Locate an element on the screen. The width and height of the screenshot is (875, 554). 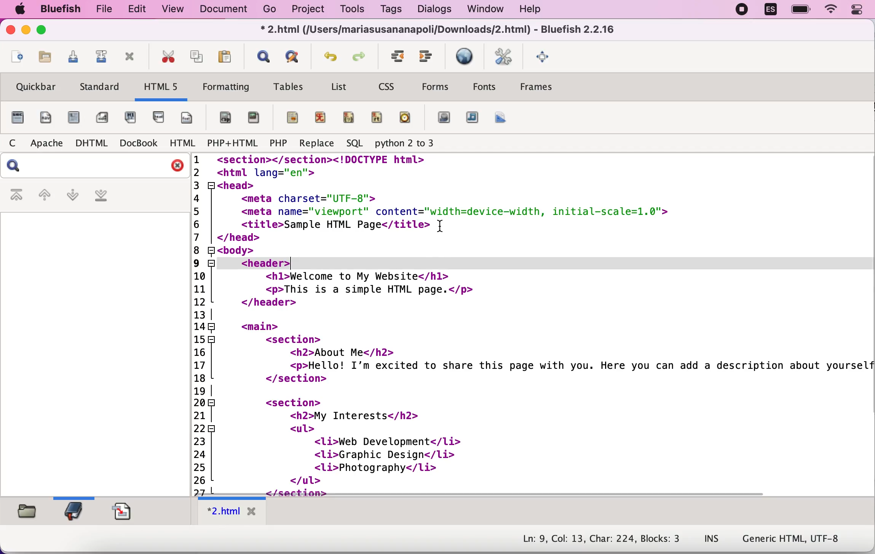
document is located at coordinates (222, 10).